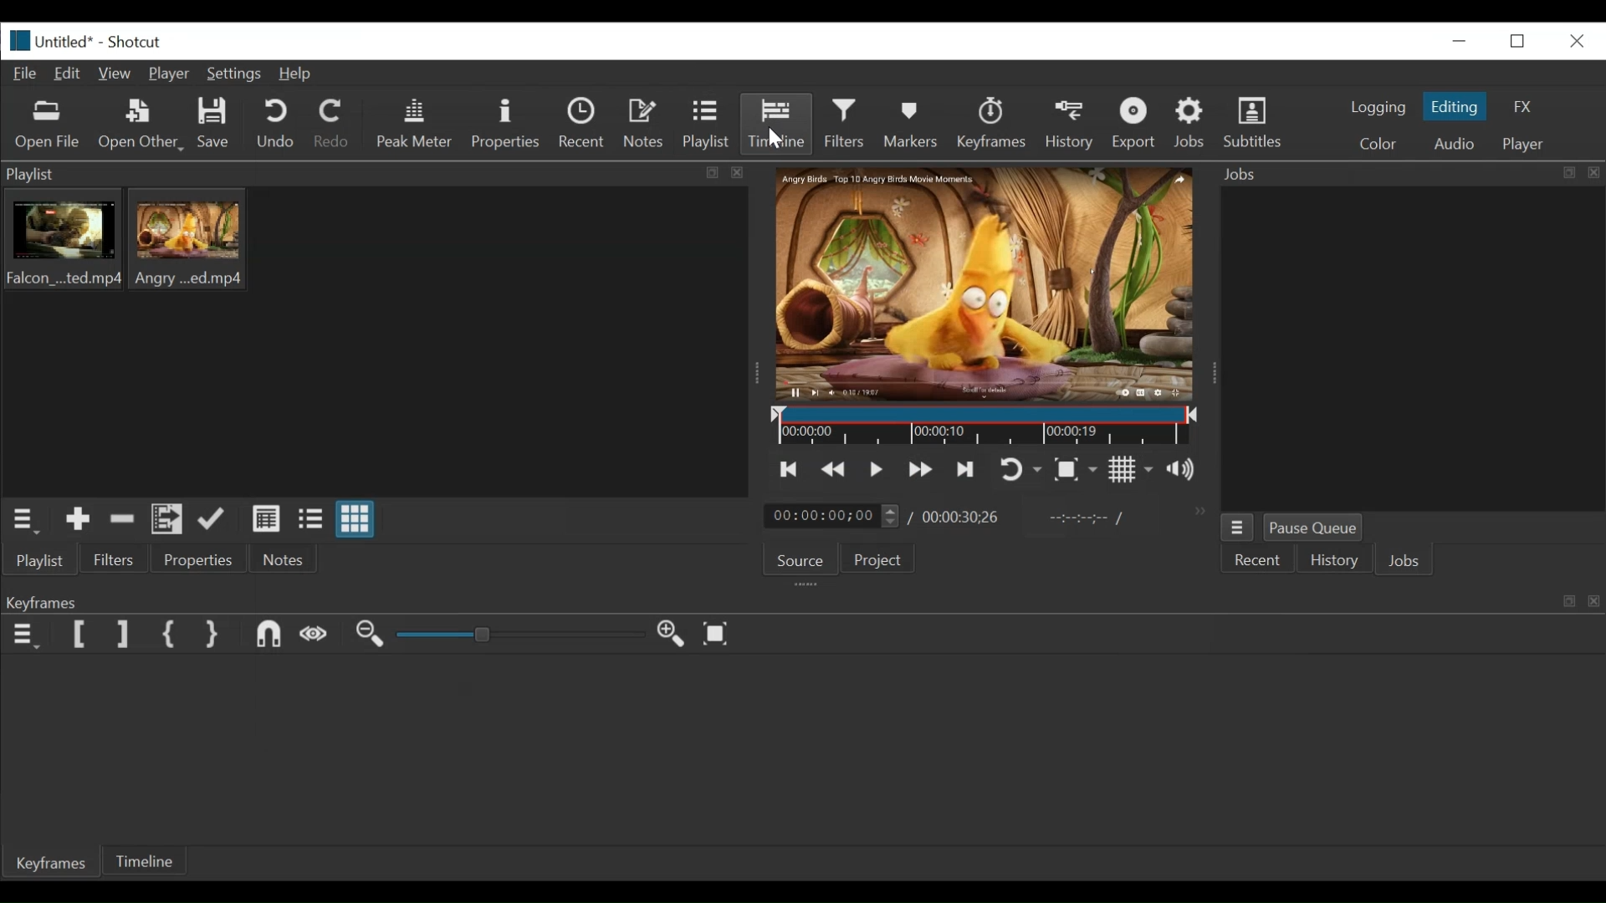 The image size is (1606, 903). Describe the element at coordinates (267, 518) in the screenshot. I see `view as details` at that location.